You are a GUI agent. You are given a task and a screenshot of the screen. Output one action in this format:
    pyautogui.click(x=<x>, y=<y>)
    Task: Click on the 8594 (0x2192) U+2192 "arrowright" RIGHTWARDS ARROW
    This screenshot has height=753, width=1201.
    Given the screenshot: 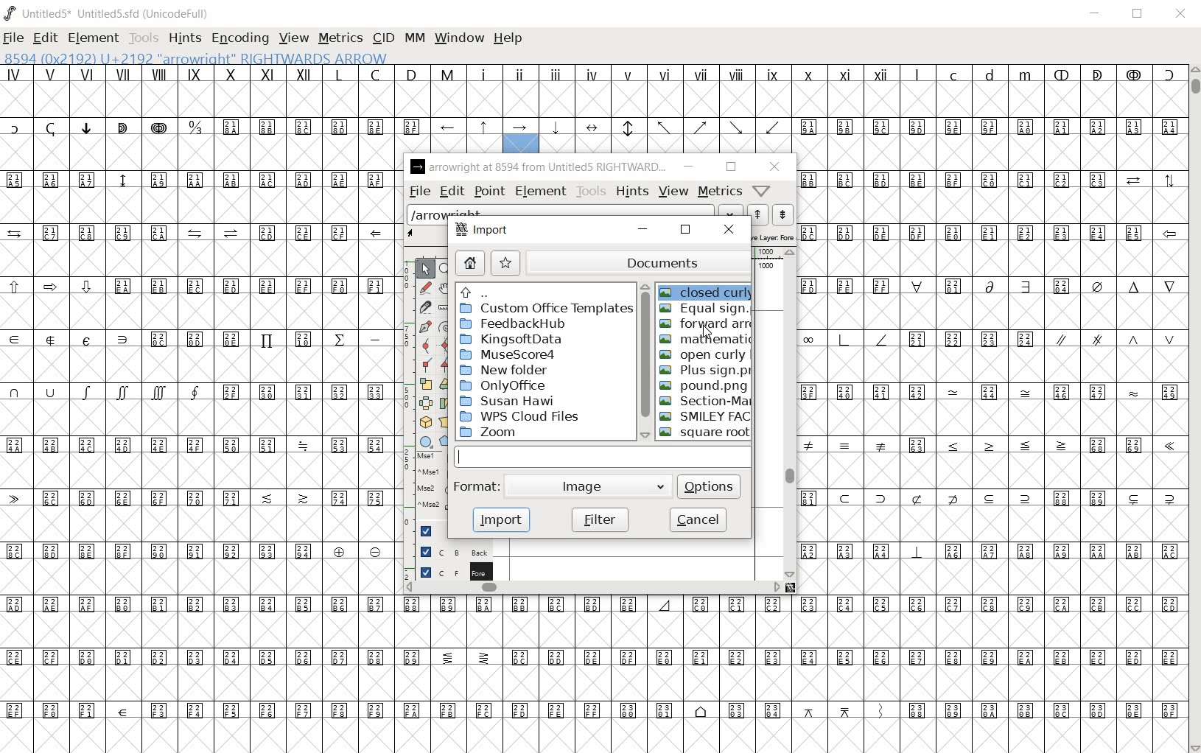 What is the action you would take?
    pyautogui.click(x=196, y=57)
    